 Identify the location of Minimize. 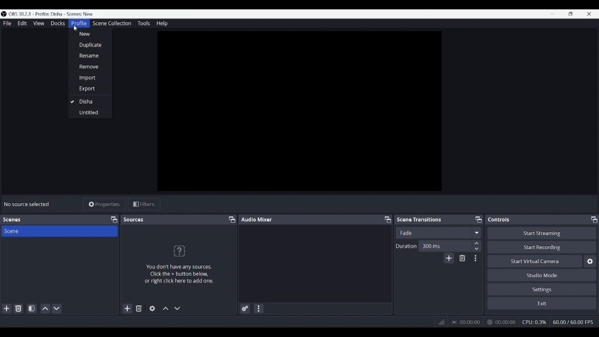
(553, 14).